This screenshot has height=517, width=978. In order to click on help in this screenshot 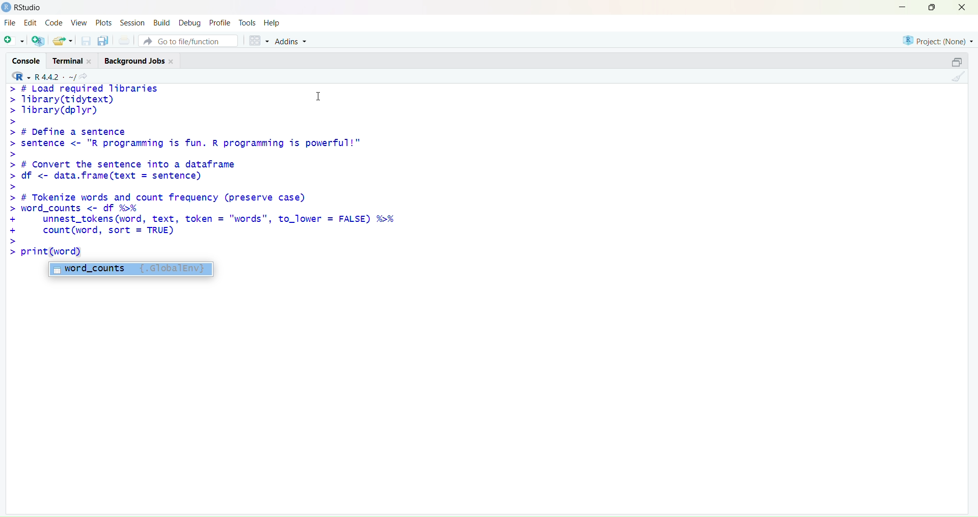, I will do `click(273, 24)`.